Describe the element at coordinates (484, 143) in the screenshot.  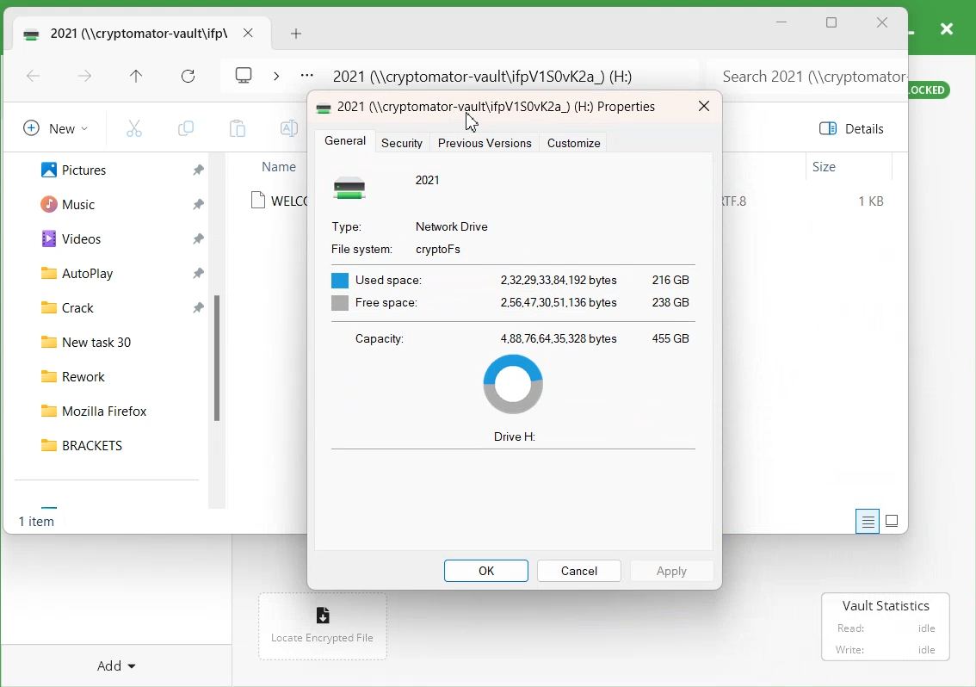
I see `Previous Versions` at that location.